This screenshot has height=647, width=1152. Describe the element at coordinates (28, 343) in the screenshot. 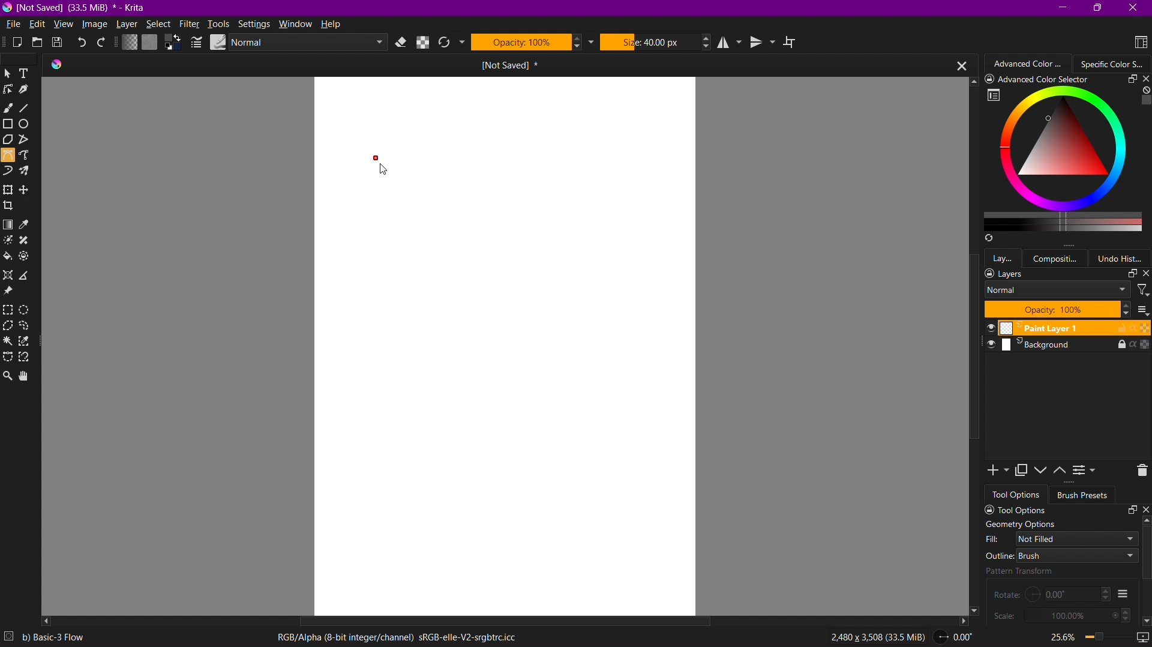

I see `Similar Color Selection Tool` at that location.